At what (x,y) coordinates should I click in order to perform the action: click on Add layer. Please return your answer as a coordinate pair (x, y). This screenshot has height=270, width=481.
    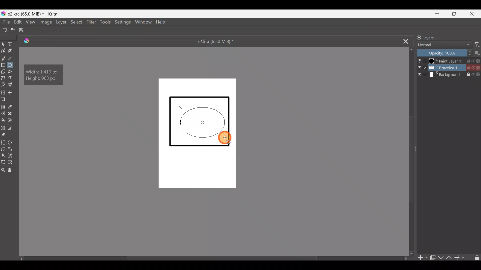
    Looking at the image, I should click on (421, 257).